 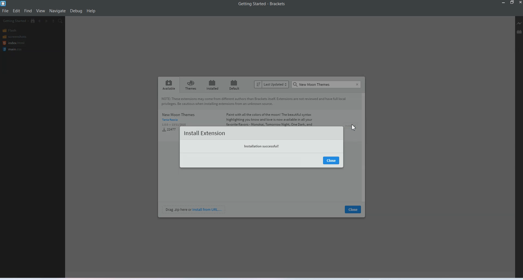 What do you see at coordinates (520, 23) in the screenshot?
I see `Live preview` at bounding box center [520, 23].